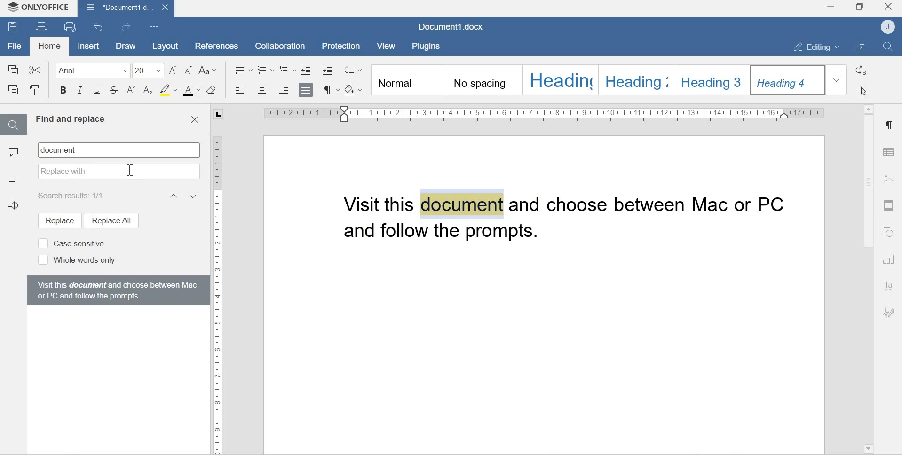 This screenshot has height=455, width=902. Describe the element at coordinates (462, 204) in the screenshot. I see `document (highlighted text)` at that location.